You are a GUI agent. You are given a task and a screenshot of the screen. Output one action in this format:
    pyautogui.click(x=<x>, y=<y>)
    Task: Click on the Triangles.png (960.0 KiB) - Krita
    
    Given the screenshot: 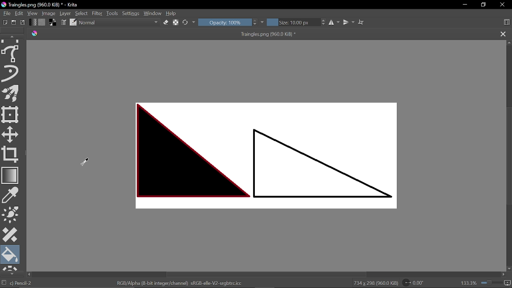 What is the action you would take?
    pyautogui.click(x=51, y=5)
    